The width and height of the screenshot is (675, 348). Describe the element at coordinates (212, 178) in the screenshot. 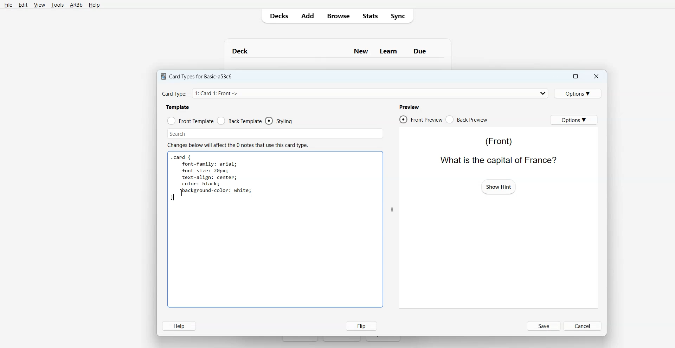

I see `.card {
font-family: arial;
font-size: 20px;
text-align: center;
color: black;

| Jpackground-color: white;

i` at that location.